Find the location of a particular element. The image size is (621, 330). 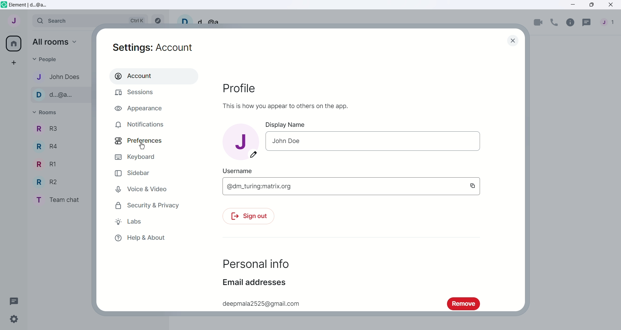

All rooms is located at coordinates (56, 42).